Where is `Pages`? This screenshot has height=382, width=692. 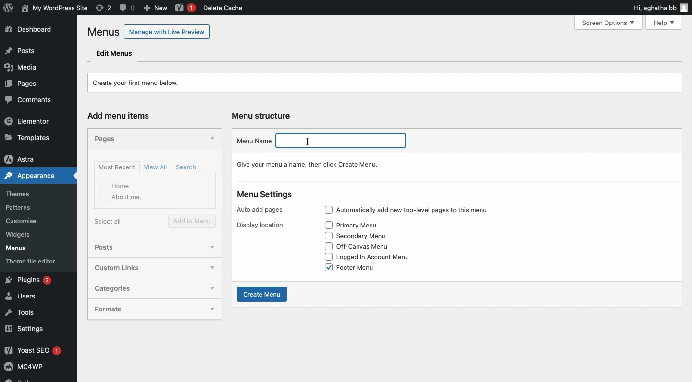
Pages is located at coordinates (103, 139).